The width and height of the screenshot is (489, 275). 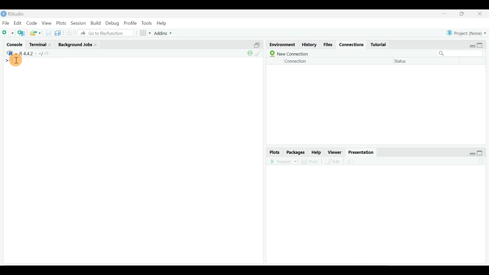 What do you see at coordinates (327, 44) in the screenshot?
I see `Files` at bounding box center [327, 44].